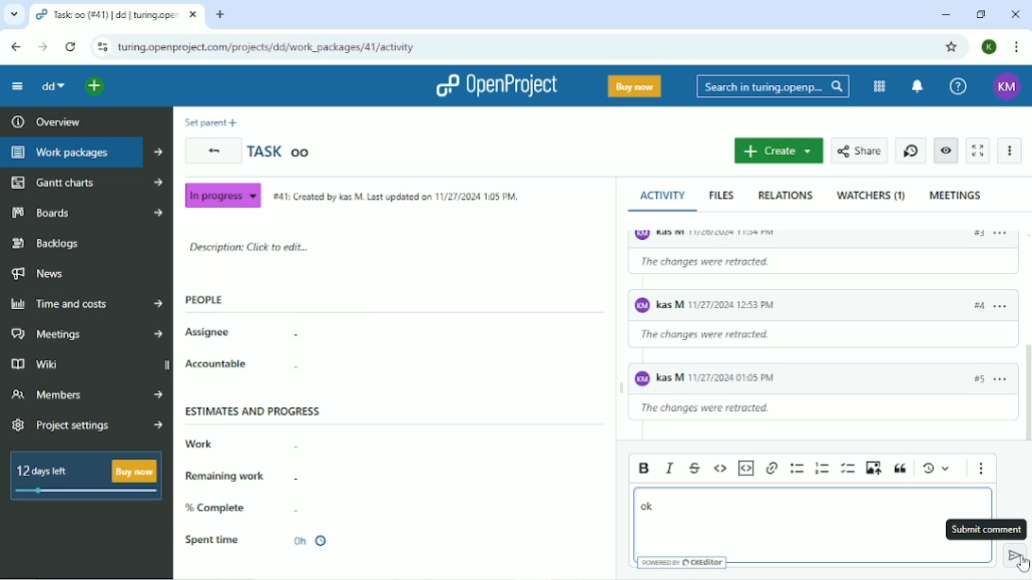 This screenshot has width=1032, height=580. What do you see at coordinates (647, 506) in the screenshot?
I see `ok` at bounding box center [647, 506].